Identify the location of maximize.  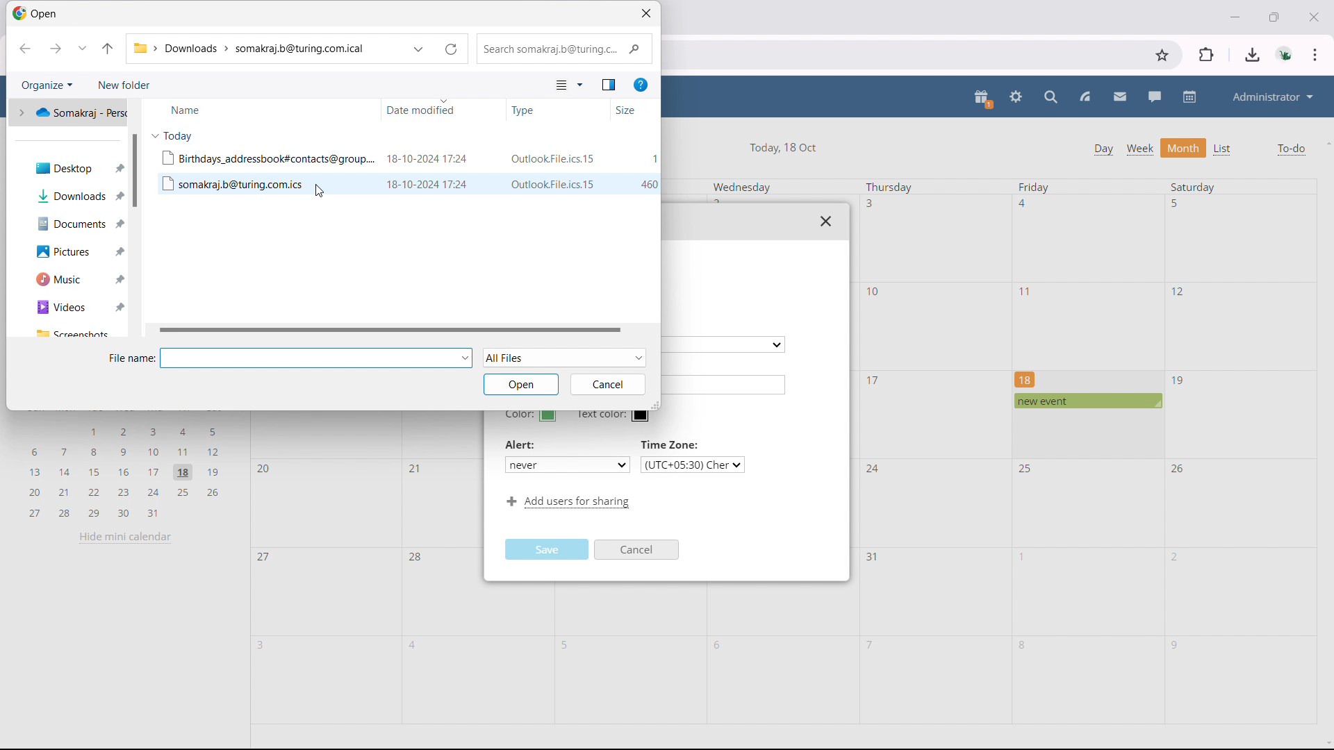
(1274, 15).